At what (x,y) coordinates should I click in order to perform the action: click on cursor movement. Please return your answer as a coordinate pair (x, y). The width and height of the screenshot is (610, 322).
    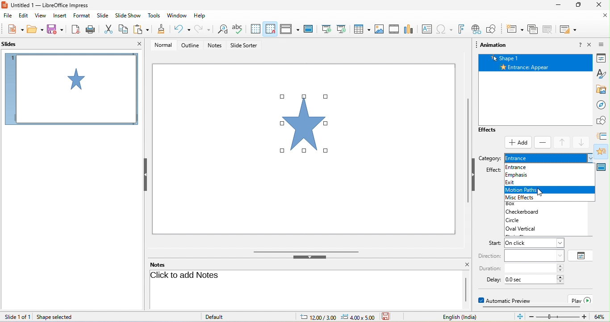
    Looking at the image, I should click on (538, 193).